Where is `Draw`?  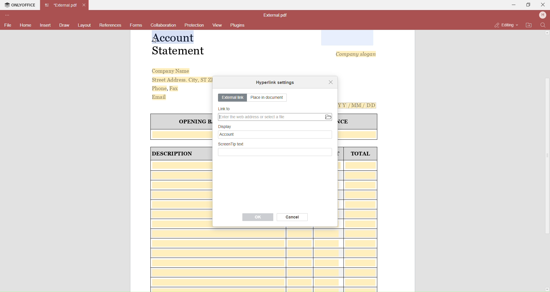 Draw is located at coordinates (65, 25).